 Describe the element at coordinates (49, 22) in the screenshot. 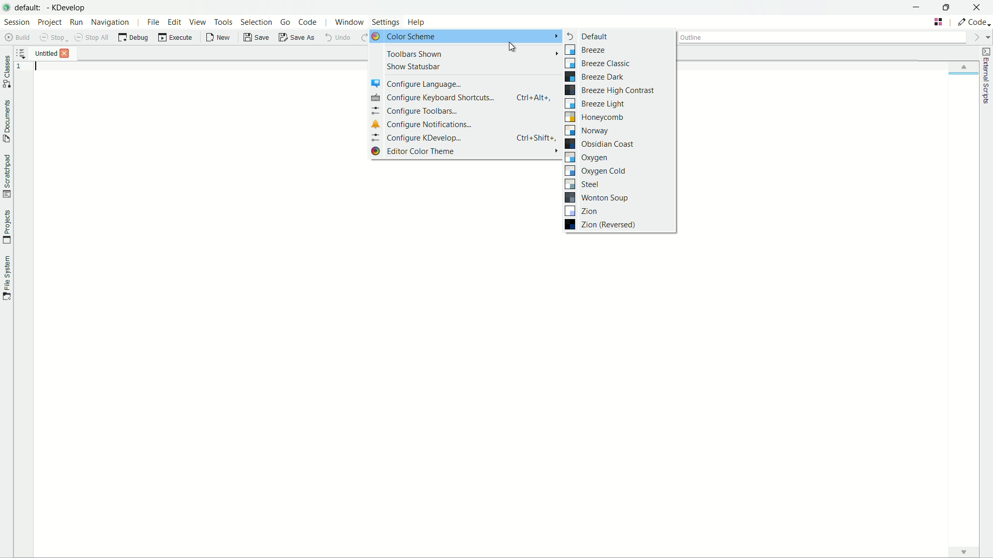

I see `project` at that location.